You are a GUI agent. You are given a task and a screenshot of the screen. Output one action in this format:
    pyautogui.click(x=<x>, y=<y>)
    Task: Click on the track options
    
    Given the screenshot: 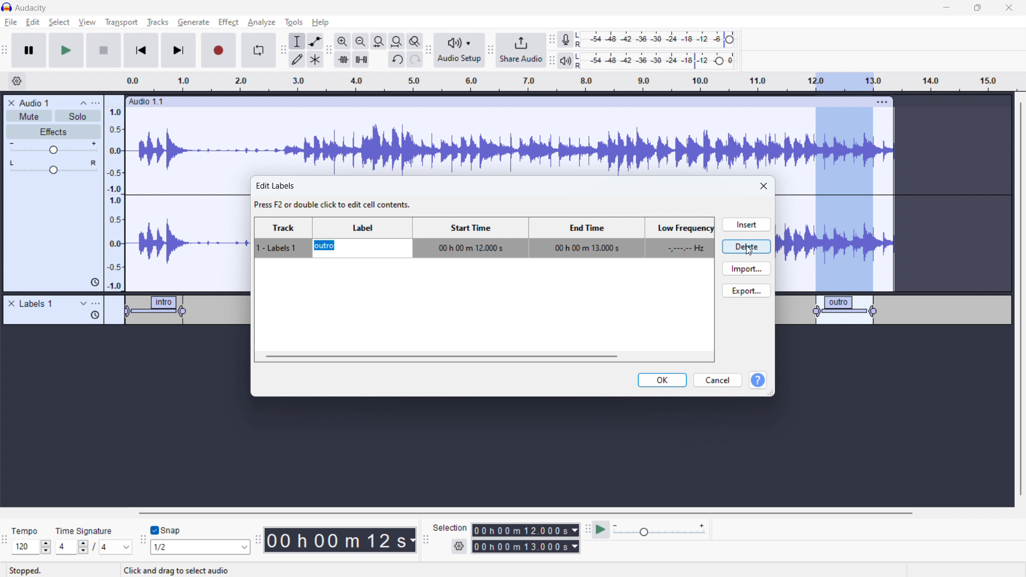 What is the action you would take?
    pyautogui.click(x=883, y=101)
    